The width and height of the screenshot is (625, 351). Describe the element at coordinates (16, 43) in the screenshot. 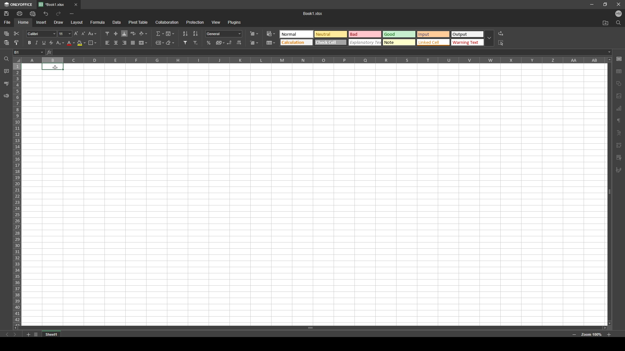

I see `copy style` at that location.